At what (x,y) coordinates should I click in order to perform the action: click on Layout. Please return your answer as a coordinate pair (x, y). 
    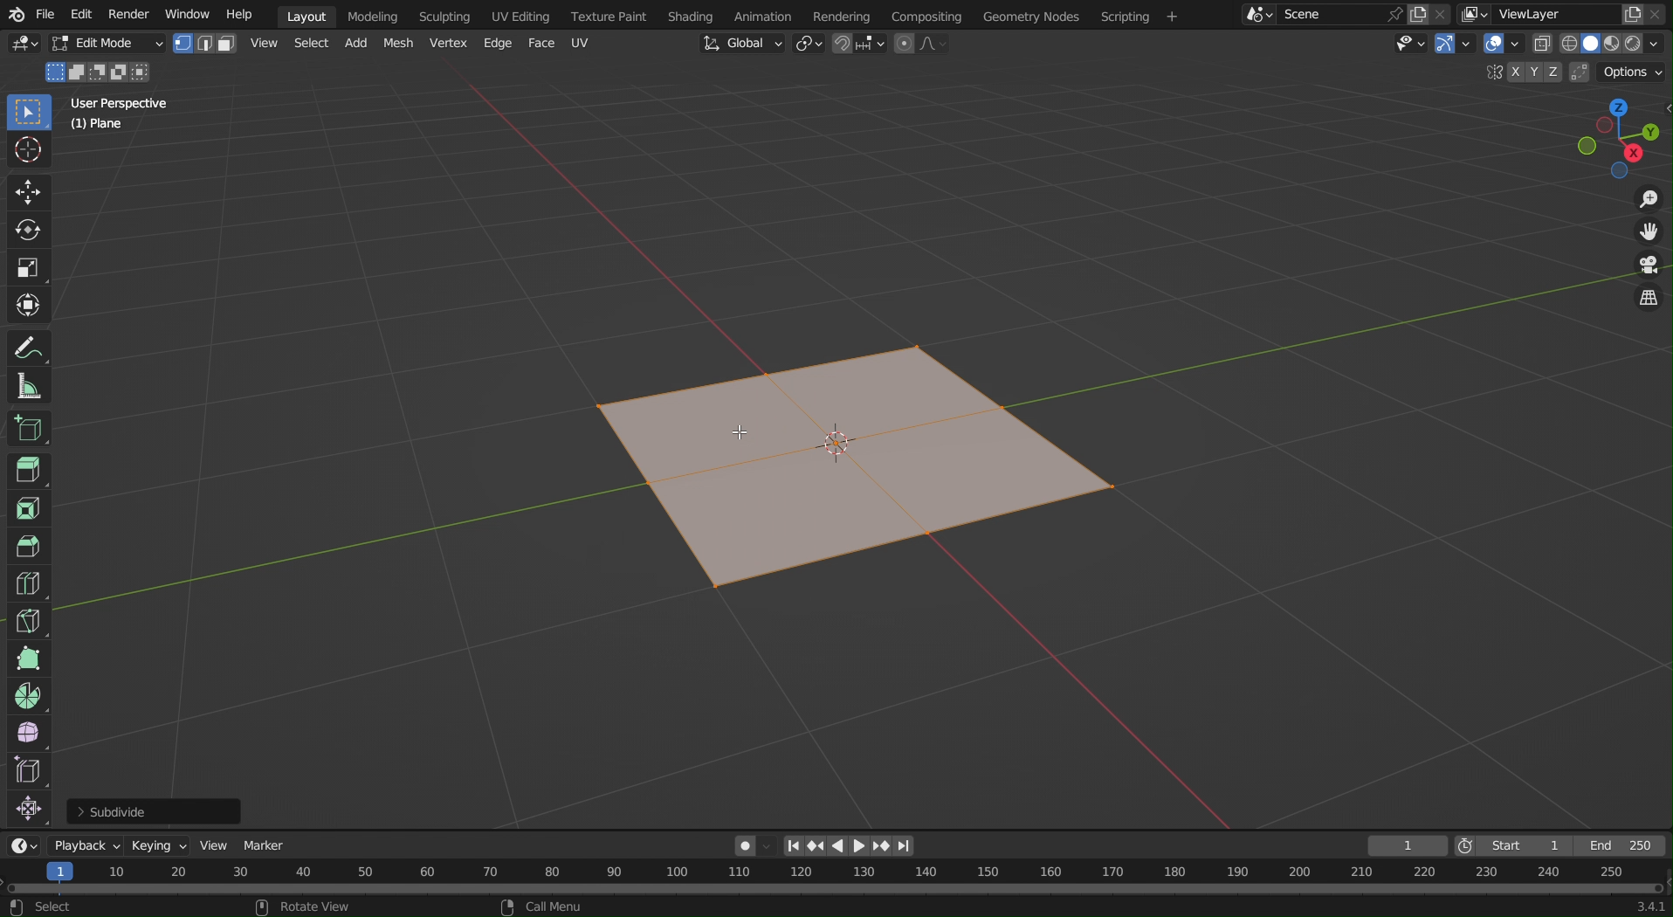
    Looking at the image, I should click on (306, 16).